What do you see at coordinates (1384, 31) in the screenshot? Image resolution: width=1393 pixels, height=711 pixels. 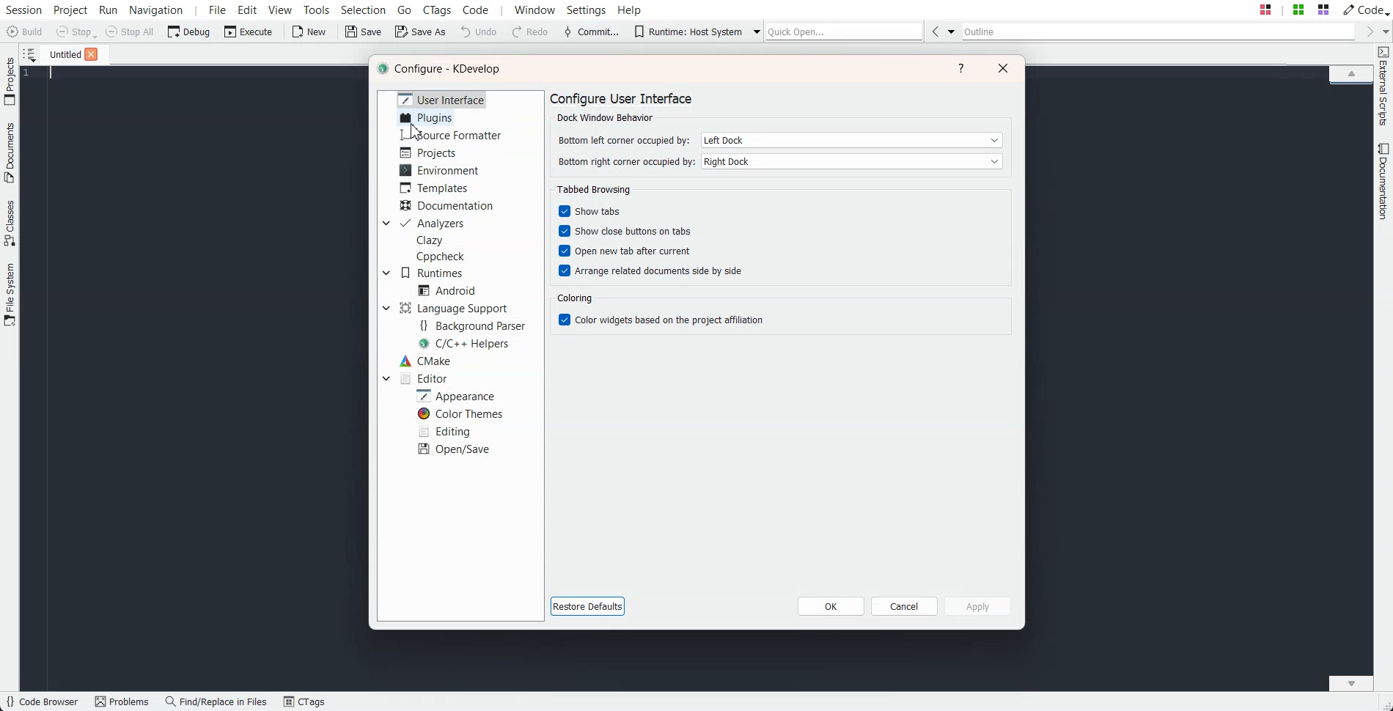 I see `Drop down box` at bounding box center [1384, 31].